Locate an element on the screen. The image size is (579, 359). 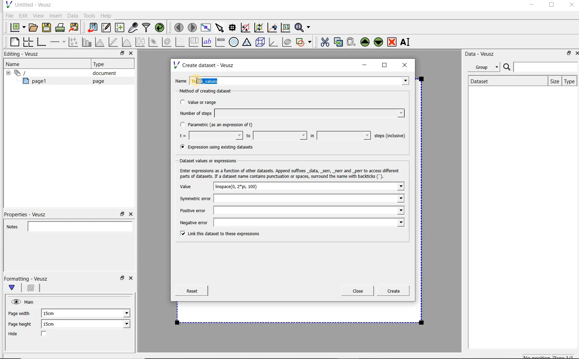
Close is located at coordinates (571, 6).